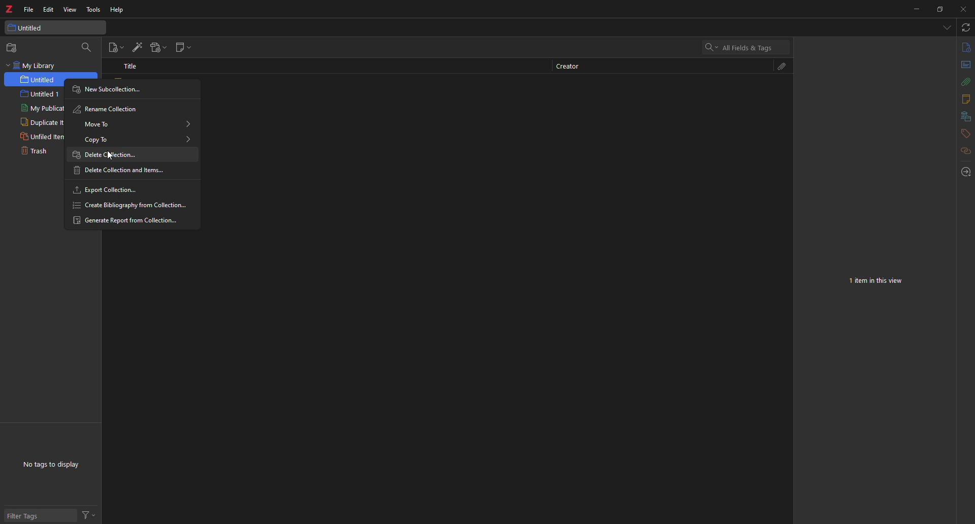 The image size is (975, 524). I want to click on locate, so click(965, 171).